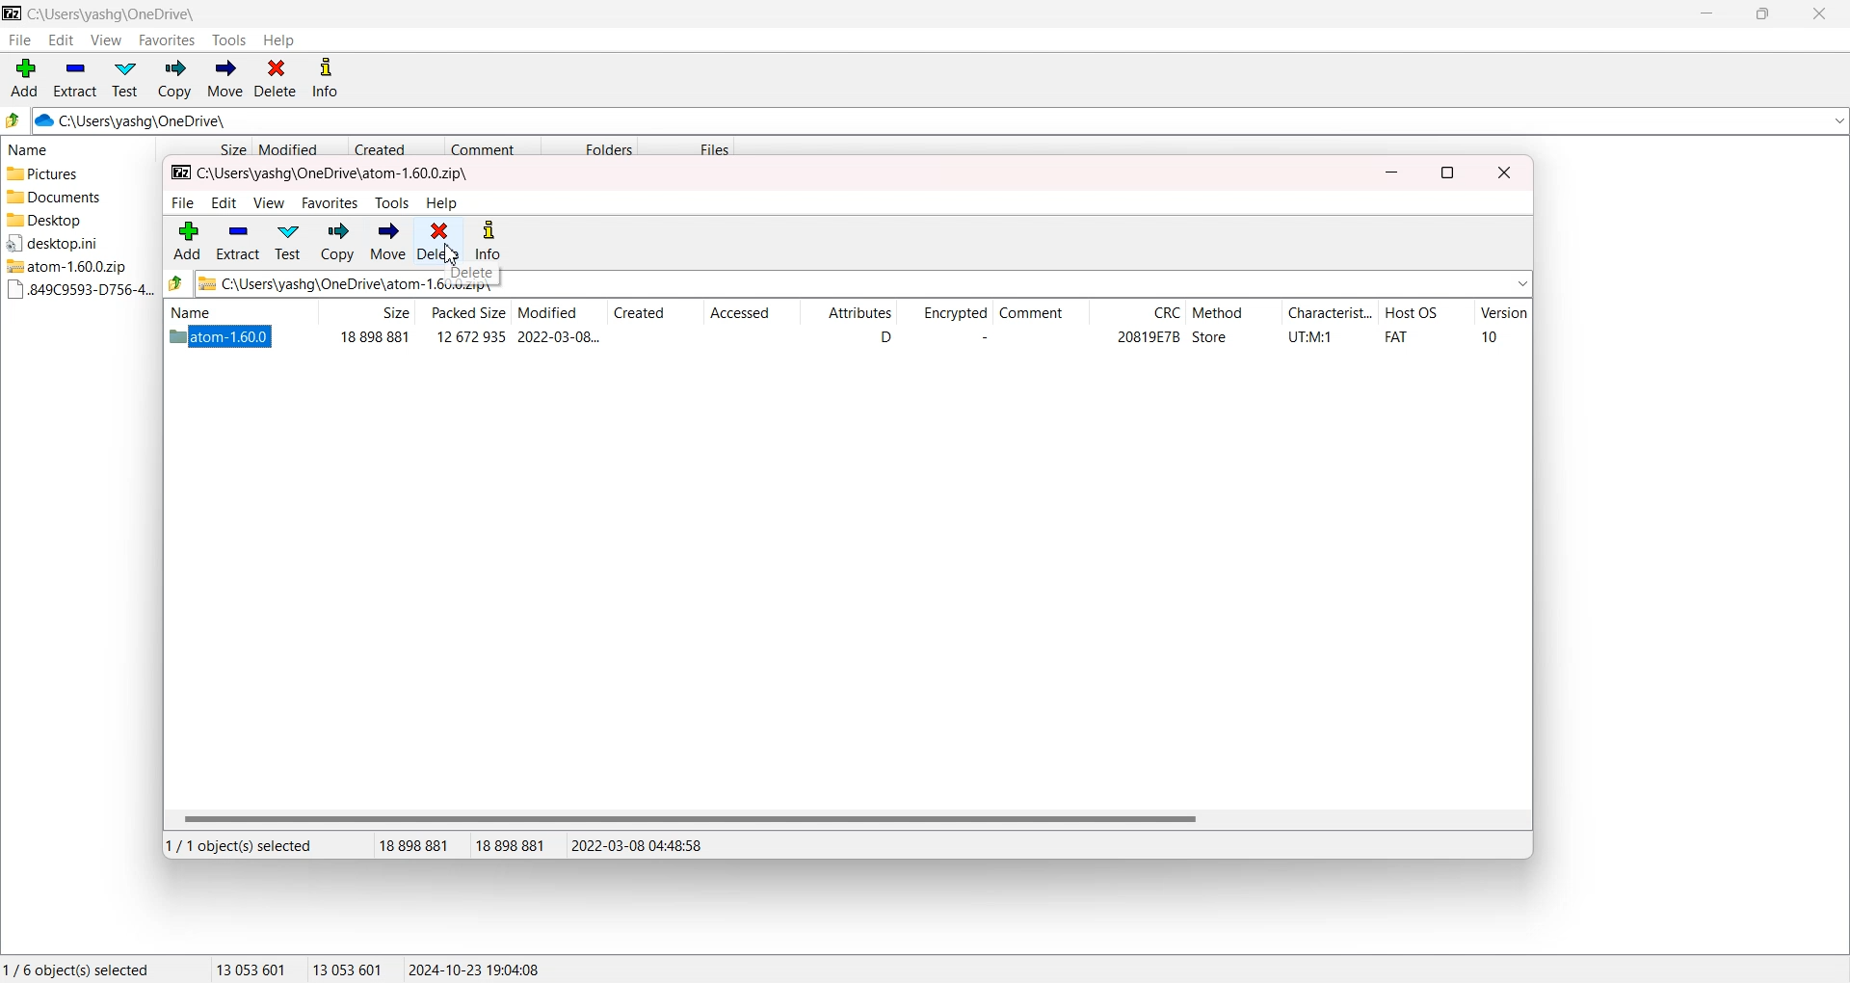 The width and height of the screenshot is (1850, 983). I want to click on D, so click(885, 337).